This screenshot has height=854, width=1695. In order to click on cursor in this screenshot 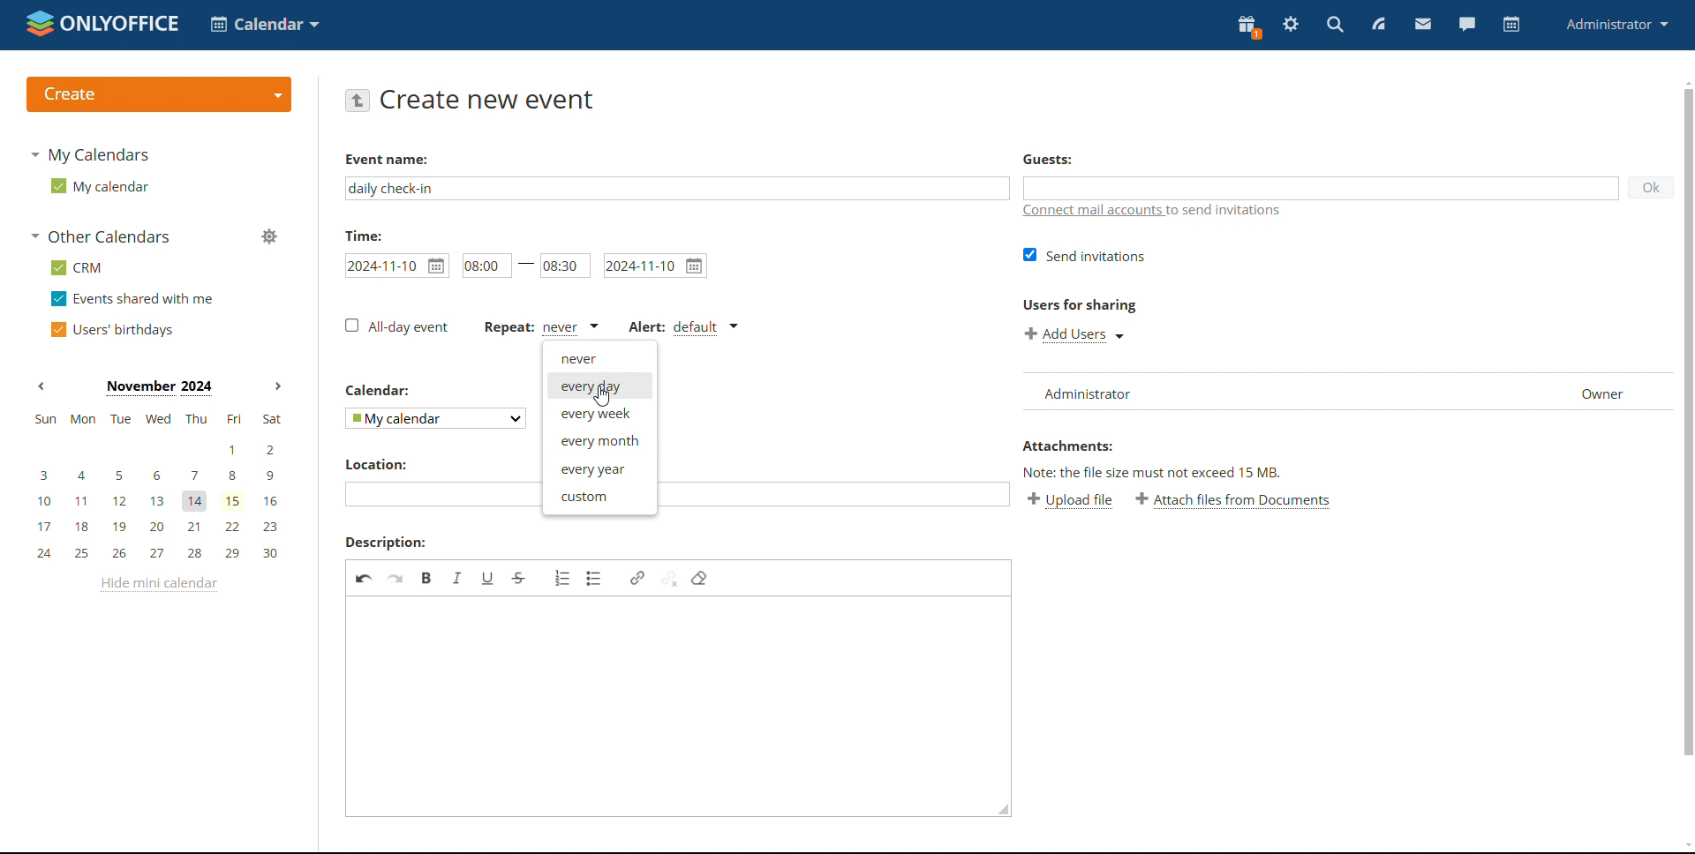, I will do `click(605, 399)`.